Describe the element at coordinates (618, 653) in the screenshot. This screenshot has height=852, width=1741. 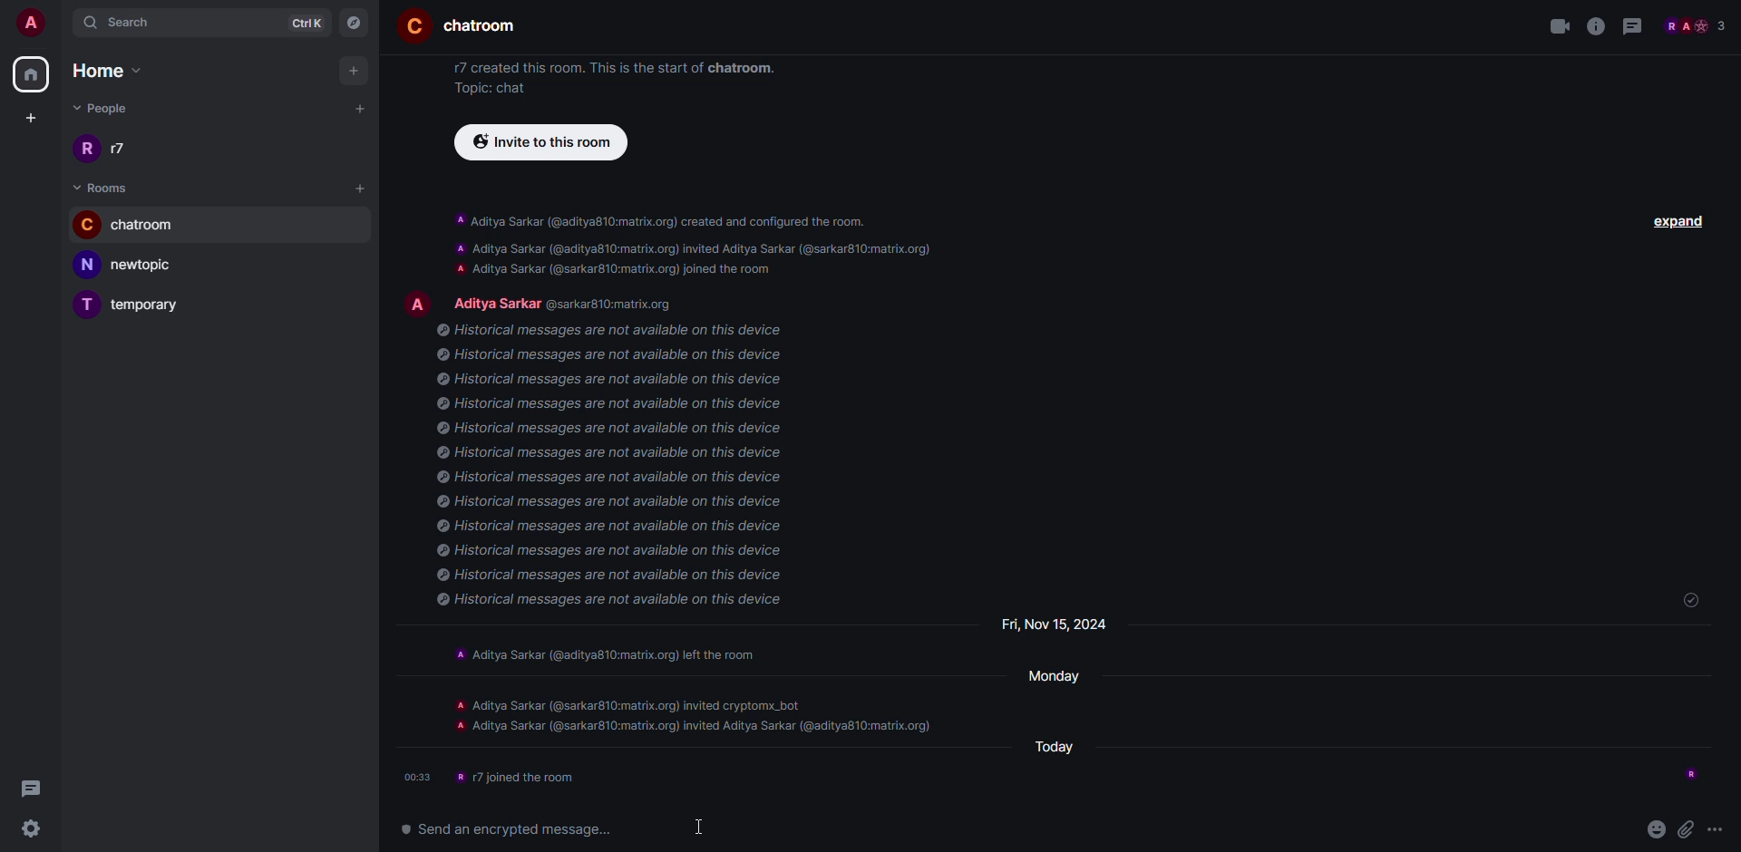
I see `A Aditya Sarkar (@aditya810:matrix.org) left the room` at that location.